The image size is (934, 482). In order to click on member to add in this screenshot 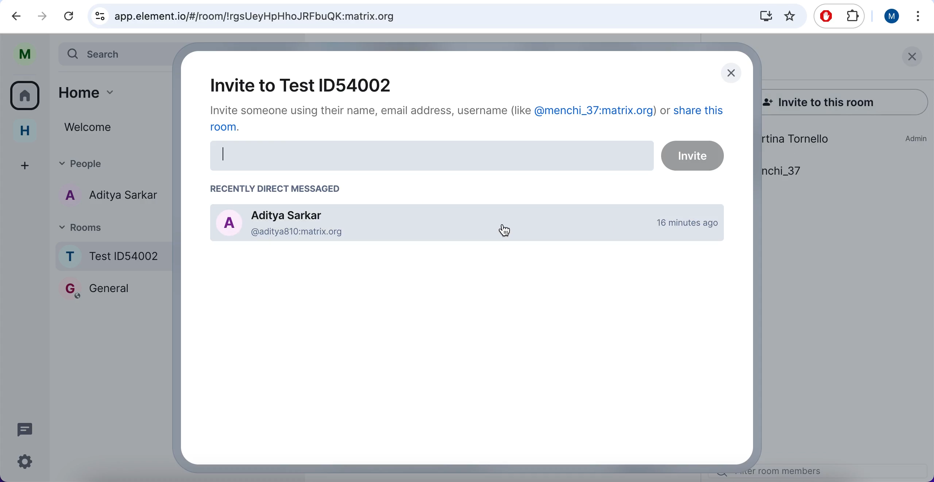, I will do `click(465, 223)`.